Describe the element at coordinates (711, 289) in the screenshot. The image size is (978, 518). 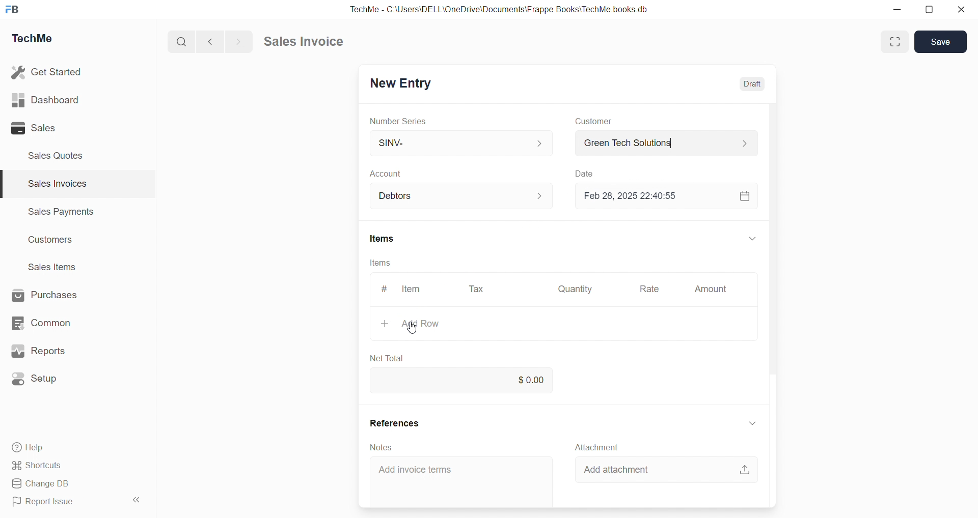
I see `Amount` at that location.